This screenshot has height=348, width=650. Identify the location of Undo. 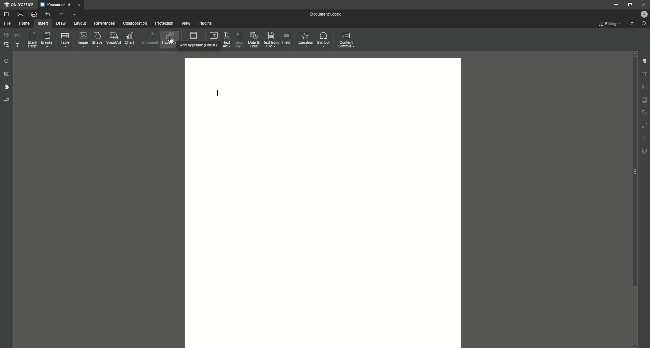
(47, 14).